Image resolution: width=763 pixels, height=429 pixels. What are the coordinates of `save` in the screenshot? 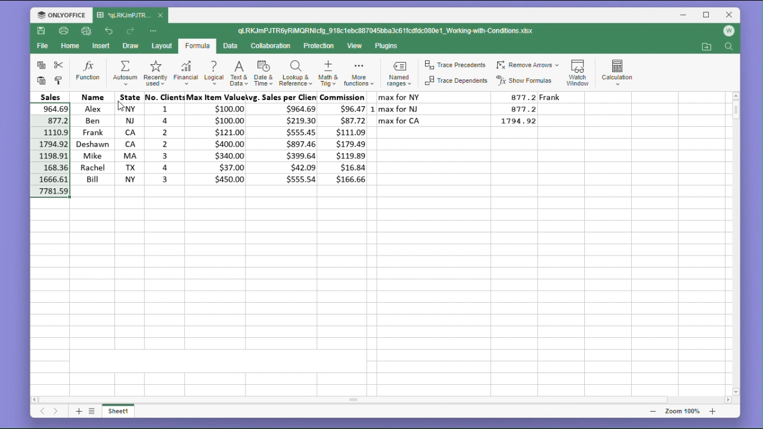 It's located at (42, 33).